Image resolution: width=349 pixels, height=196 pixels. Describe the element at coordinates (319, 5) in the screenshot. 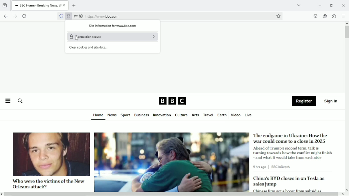

I see `Minimize` at that location.